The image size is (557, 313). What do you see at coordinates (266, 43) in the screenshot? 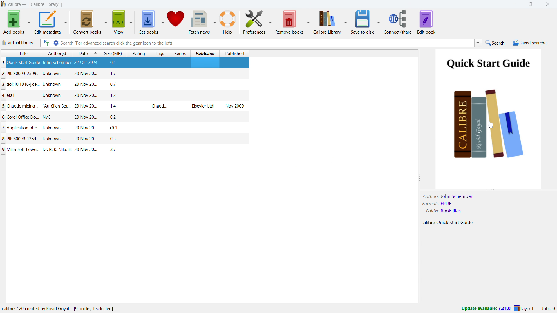
I see `search (For advance search click the gear icon to the left)` at bounding box center [266, 43].